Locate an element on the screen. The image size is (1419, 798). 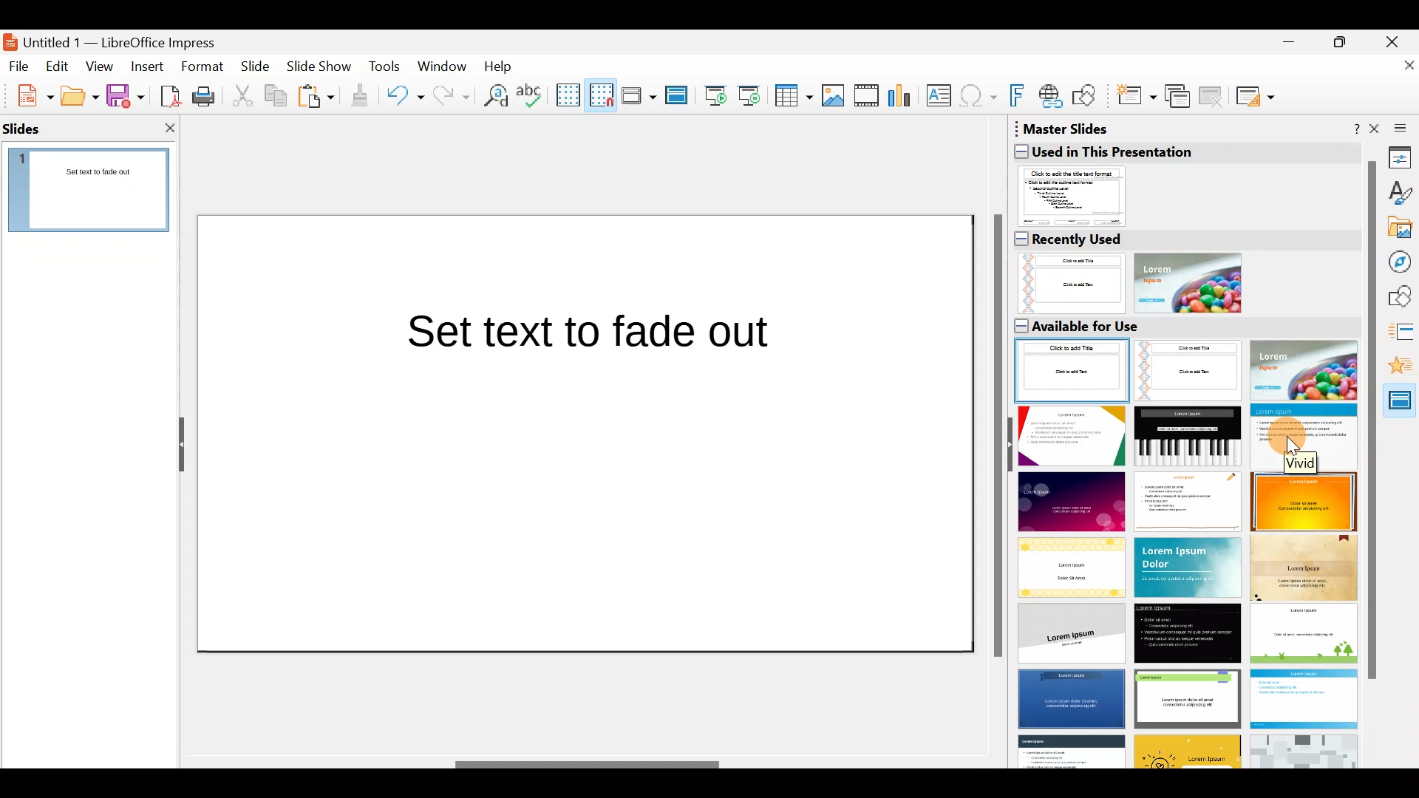
Close document is located at coordinates (1401, 72).